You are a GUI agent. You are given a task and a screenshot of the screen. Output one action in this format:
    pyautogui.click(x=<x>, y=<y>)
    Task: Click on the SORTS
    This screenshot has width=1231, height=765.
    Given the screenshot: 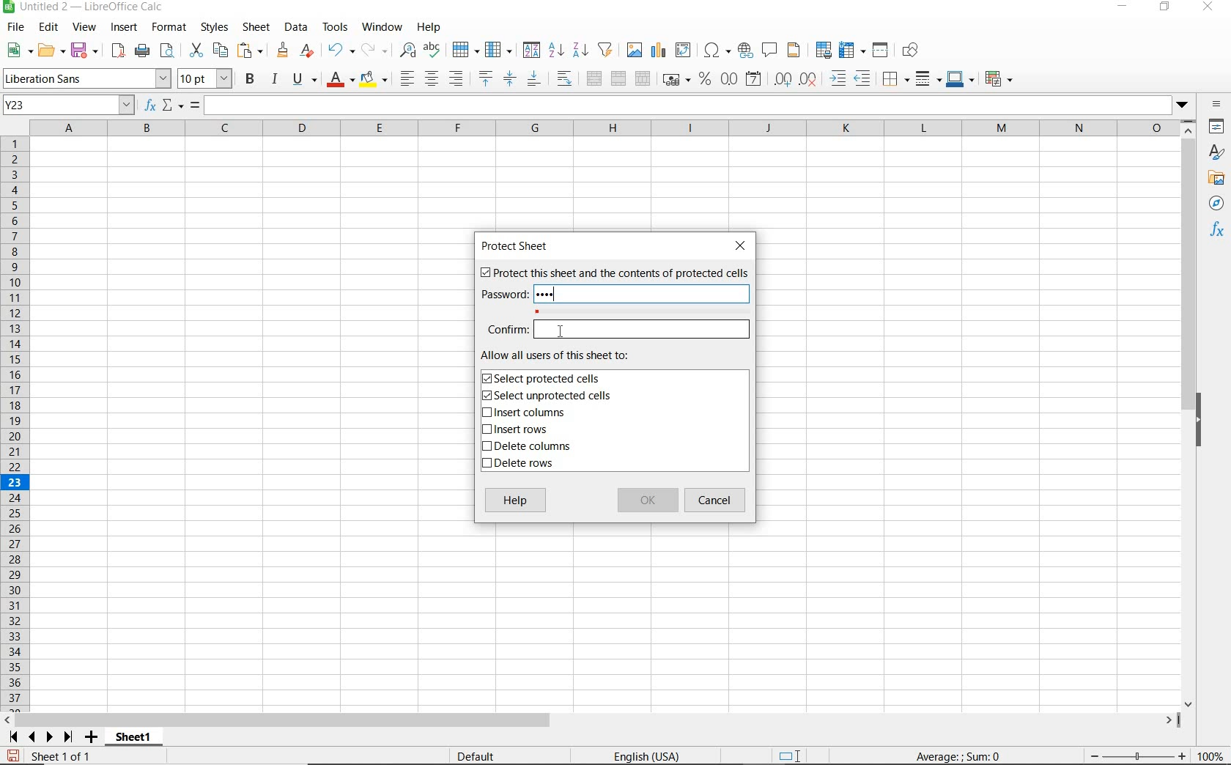 What is the action you would take?
    pyautogui.click(x=532, y=51)
    